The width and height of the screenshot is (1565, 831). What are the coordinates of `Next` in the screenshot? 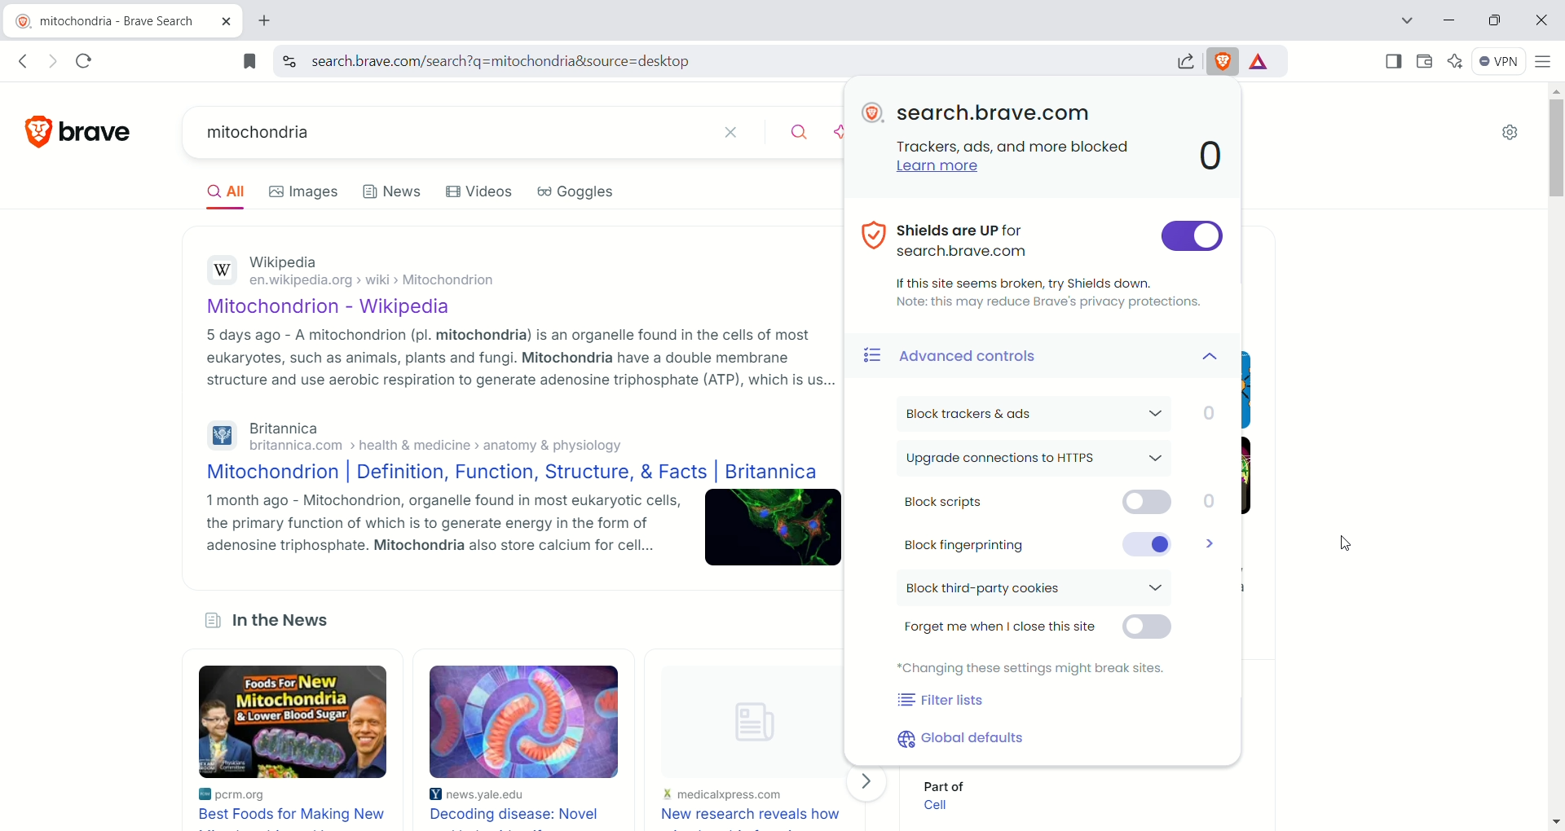 It's located at (868, 782).